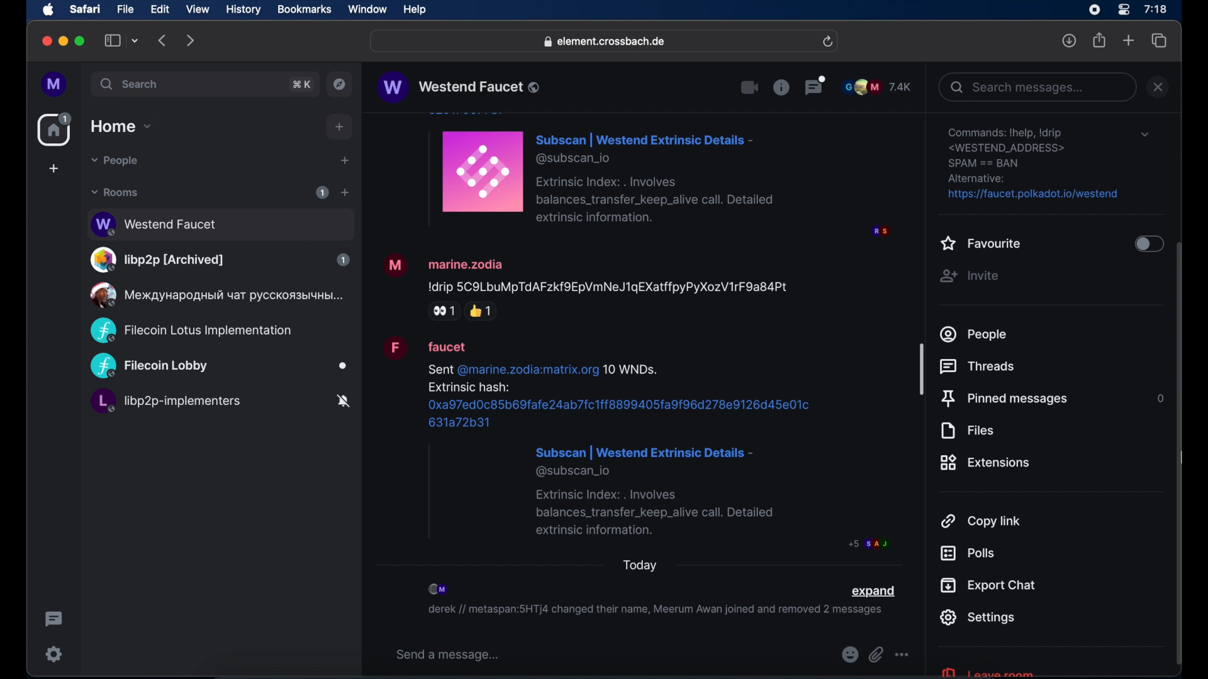  I want to click on share, so click(1100, 40).